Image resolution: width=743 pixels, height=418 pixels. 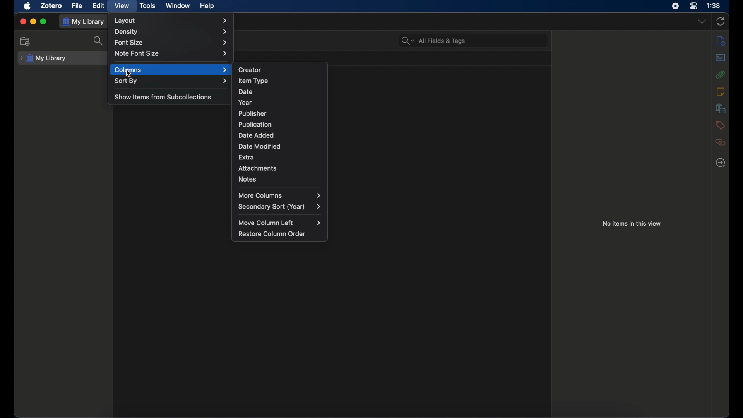 I want to click on font size, so click(x=173, y=42).